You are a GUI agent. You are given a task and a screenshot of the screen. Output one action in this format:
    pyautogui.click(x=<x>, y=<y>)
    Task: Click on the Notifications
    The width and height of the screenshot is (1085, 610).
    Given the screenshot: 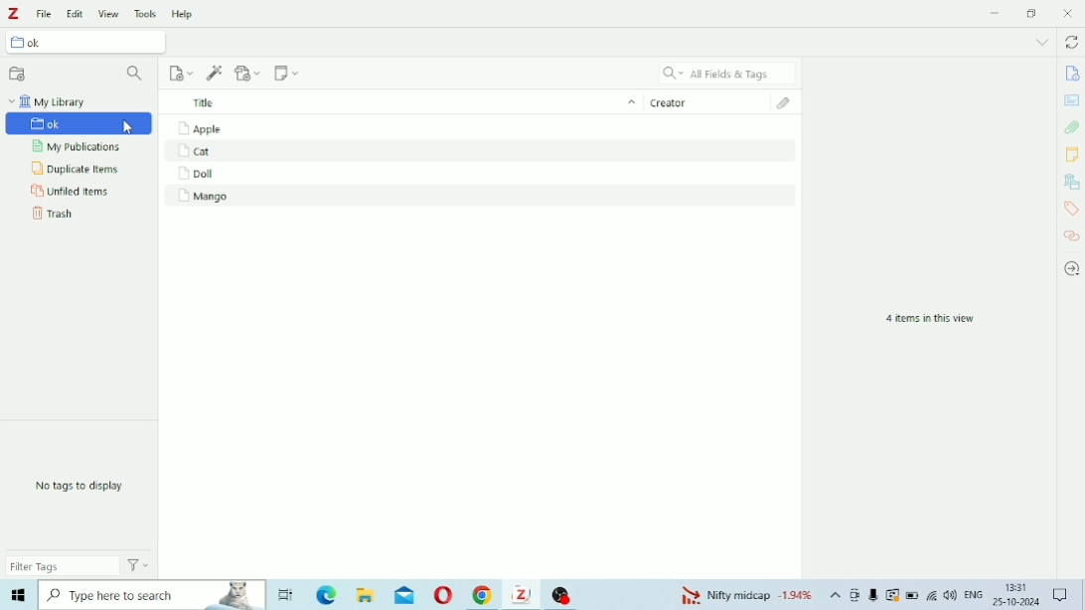 What is the action you would take?
    pyautogui.click(x=1060, y=592)
    